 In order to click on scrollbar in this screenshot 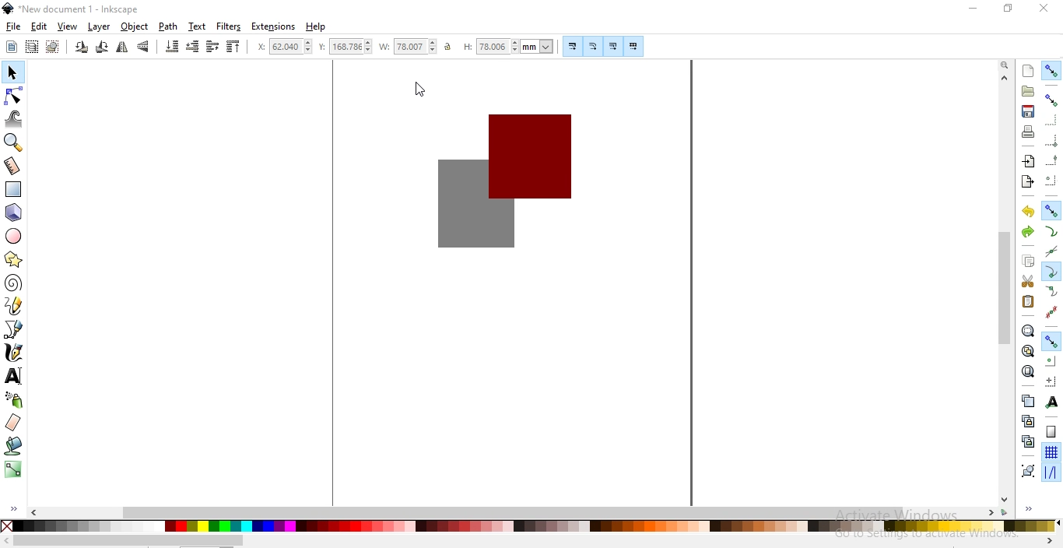, I will do `click(1005, 287)`.